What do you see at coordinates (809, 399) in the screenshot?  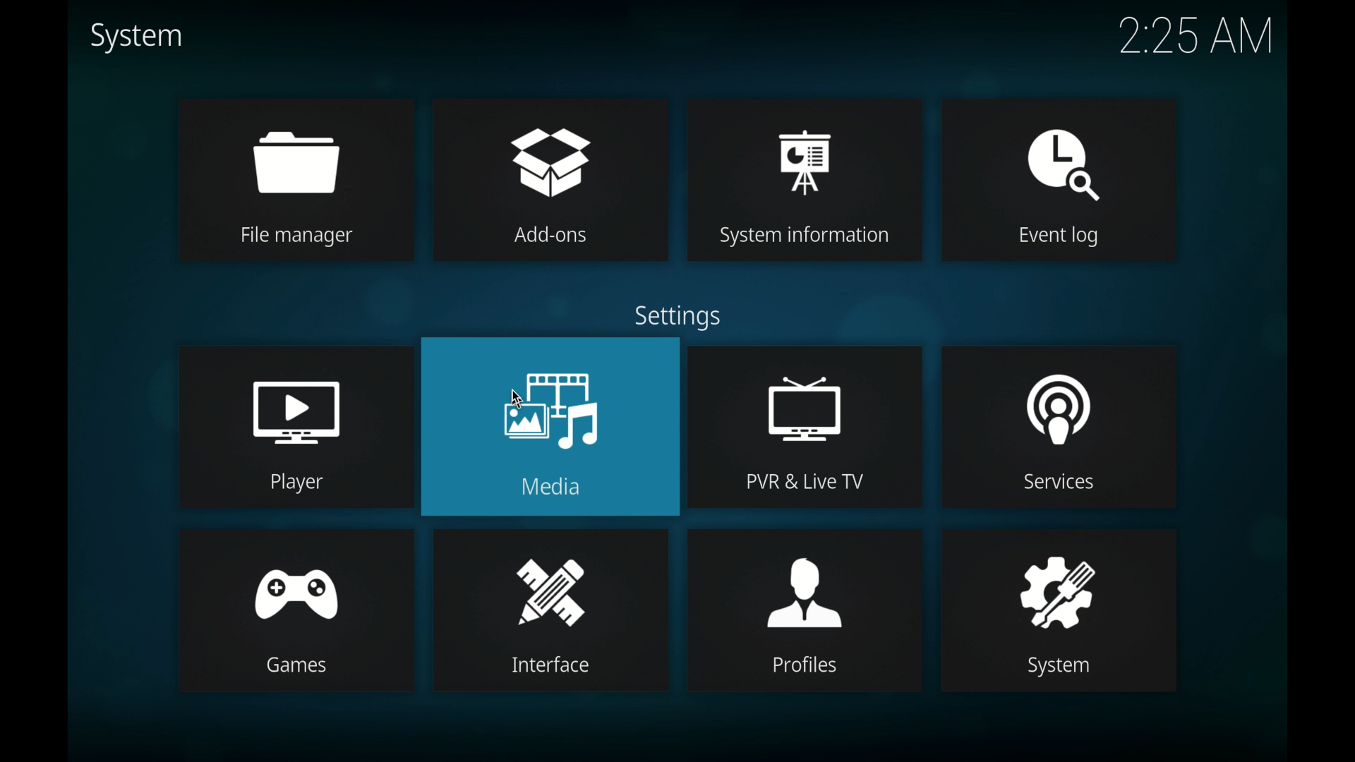 I see `pvr and live tv` at bounding box center [809, 399].